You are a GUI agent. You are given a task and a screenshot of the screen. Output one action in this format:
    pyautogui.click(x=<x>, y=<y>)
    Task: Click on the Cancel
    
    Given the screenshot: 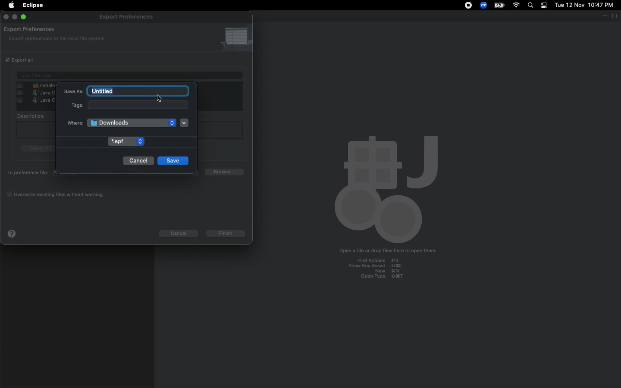 What is the action you would take?
    pyautogui.click(x=138, y=160)
    